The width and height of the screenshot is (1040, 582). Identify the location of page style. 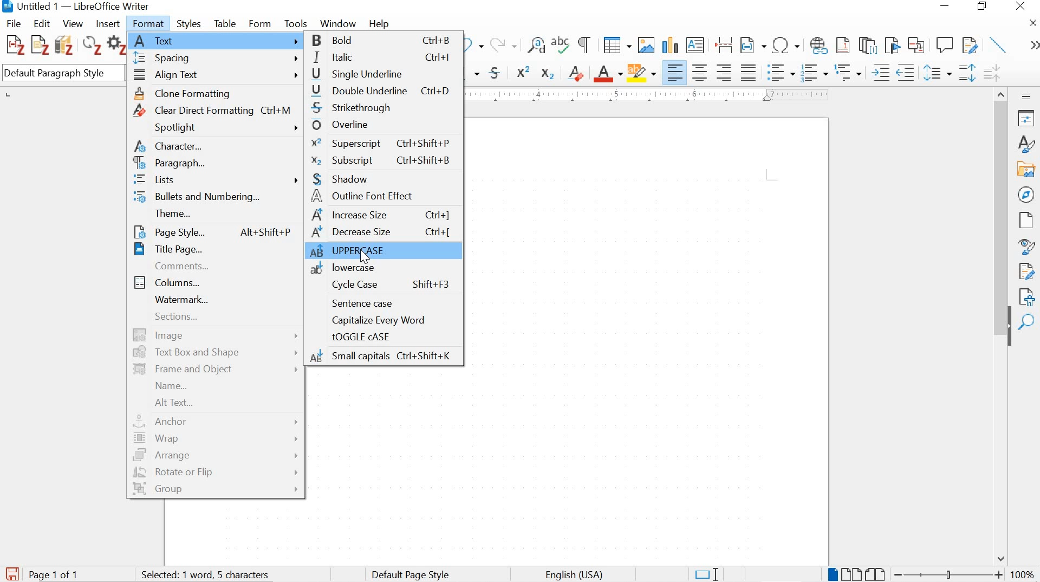
(212, 231).